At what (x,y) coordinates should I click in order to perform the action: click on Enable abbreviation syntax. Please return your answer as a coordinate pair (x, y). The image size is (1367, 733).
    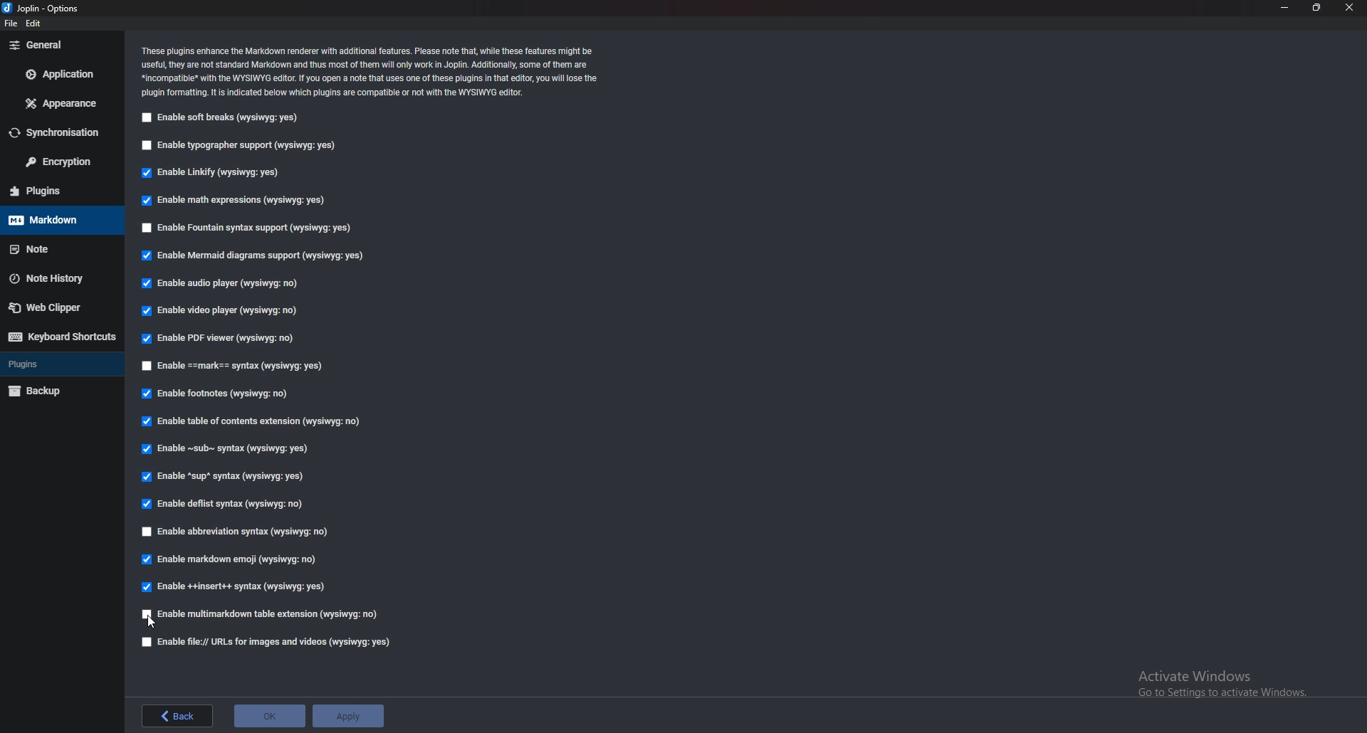
    Looking at the image, I should click on (259, 531).